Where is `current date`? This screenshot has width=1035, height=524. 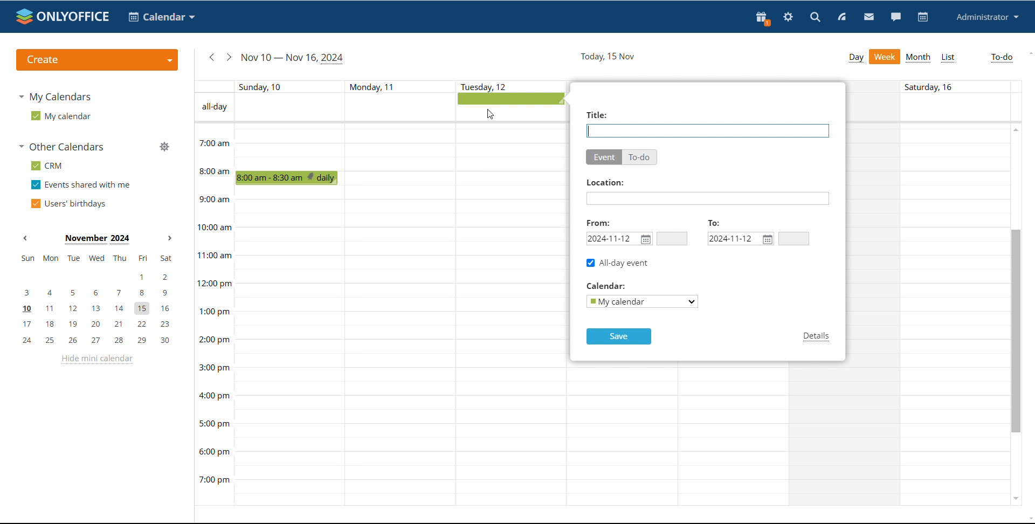 current date is located at coordinates (293, 59).